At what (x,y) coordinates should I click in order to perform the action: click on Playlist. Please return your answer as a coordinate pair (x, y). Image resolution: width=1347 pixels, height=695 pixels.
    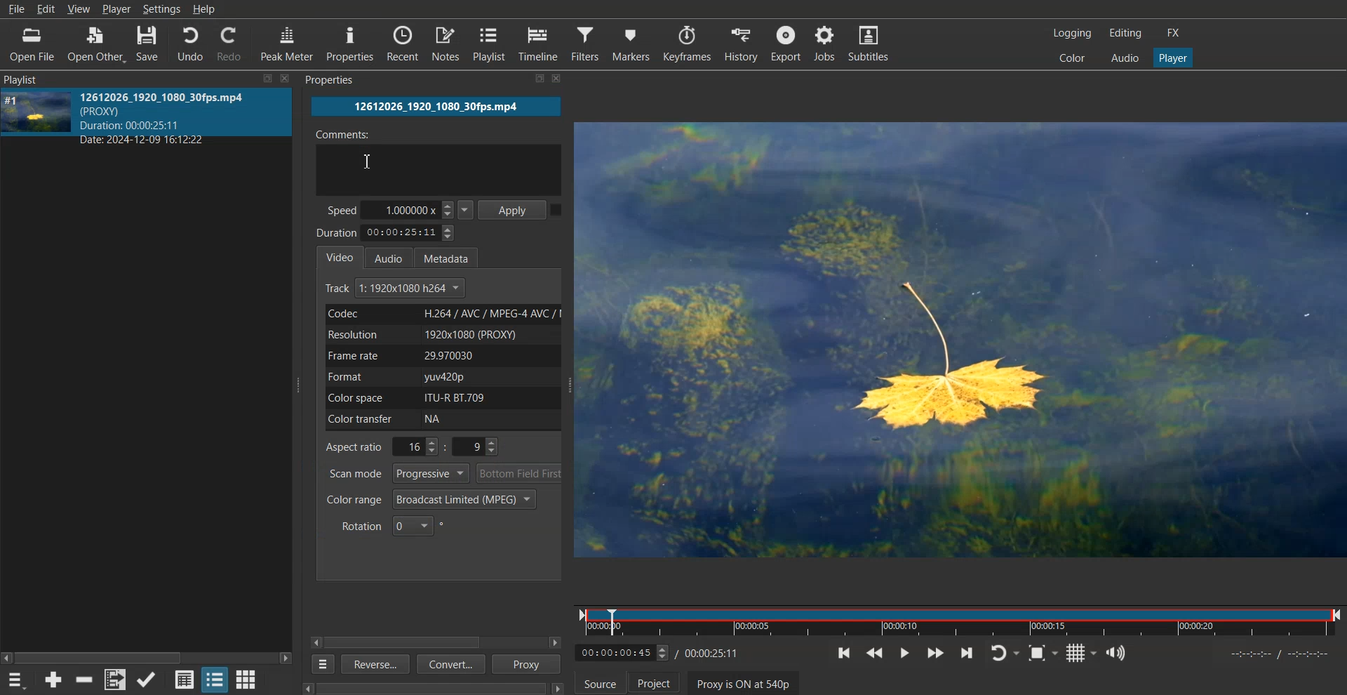
    Looking at the image, I should click on (490, 44).